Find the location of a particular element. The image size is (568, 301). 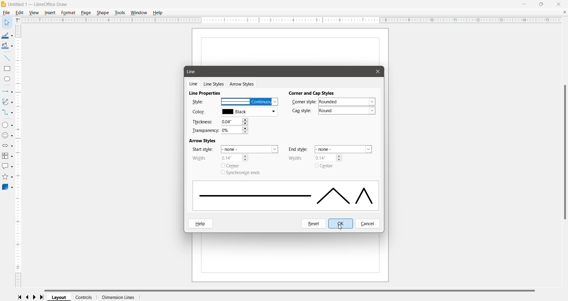

Synchronize ends is located at coordinates (242, 173).